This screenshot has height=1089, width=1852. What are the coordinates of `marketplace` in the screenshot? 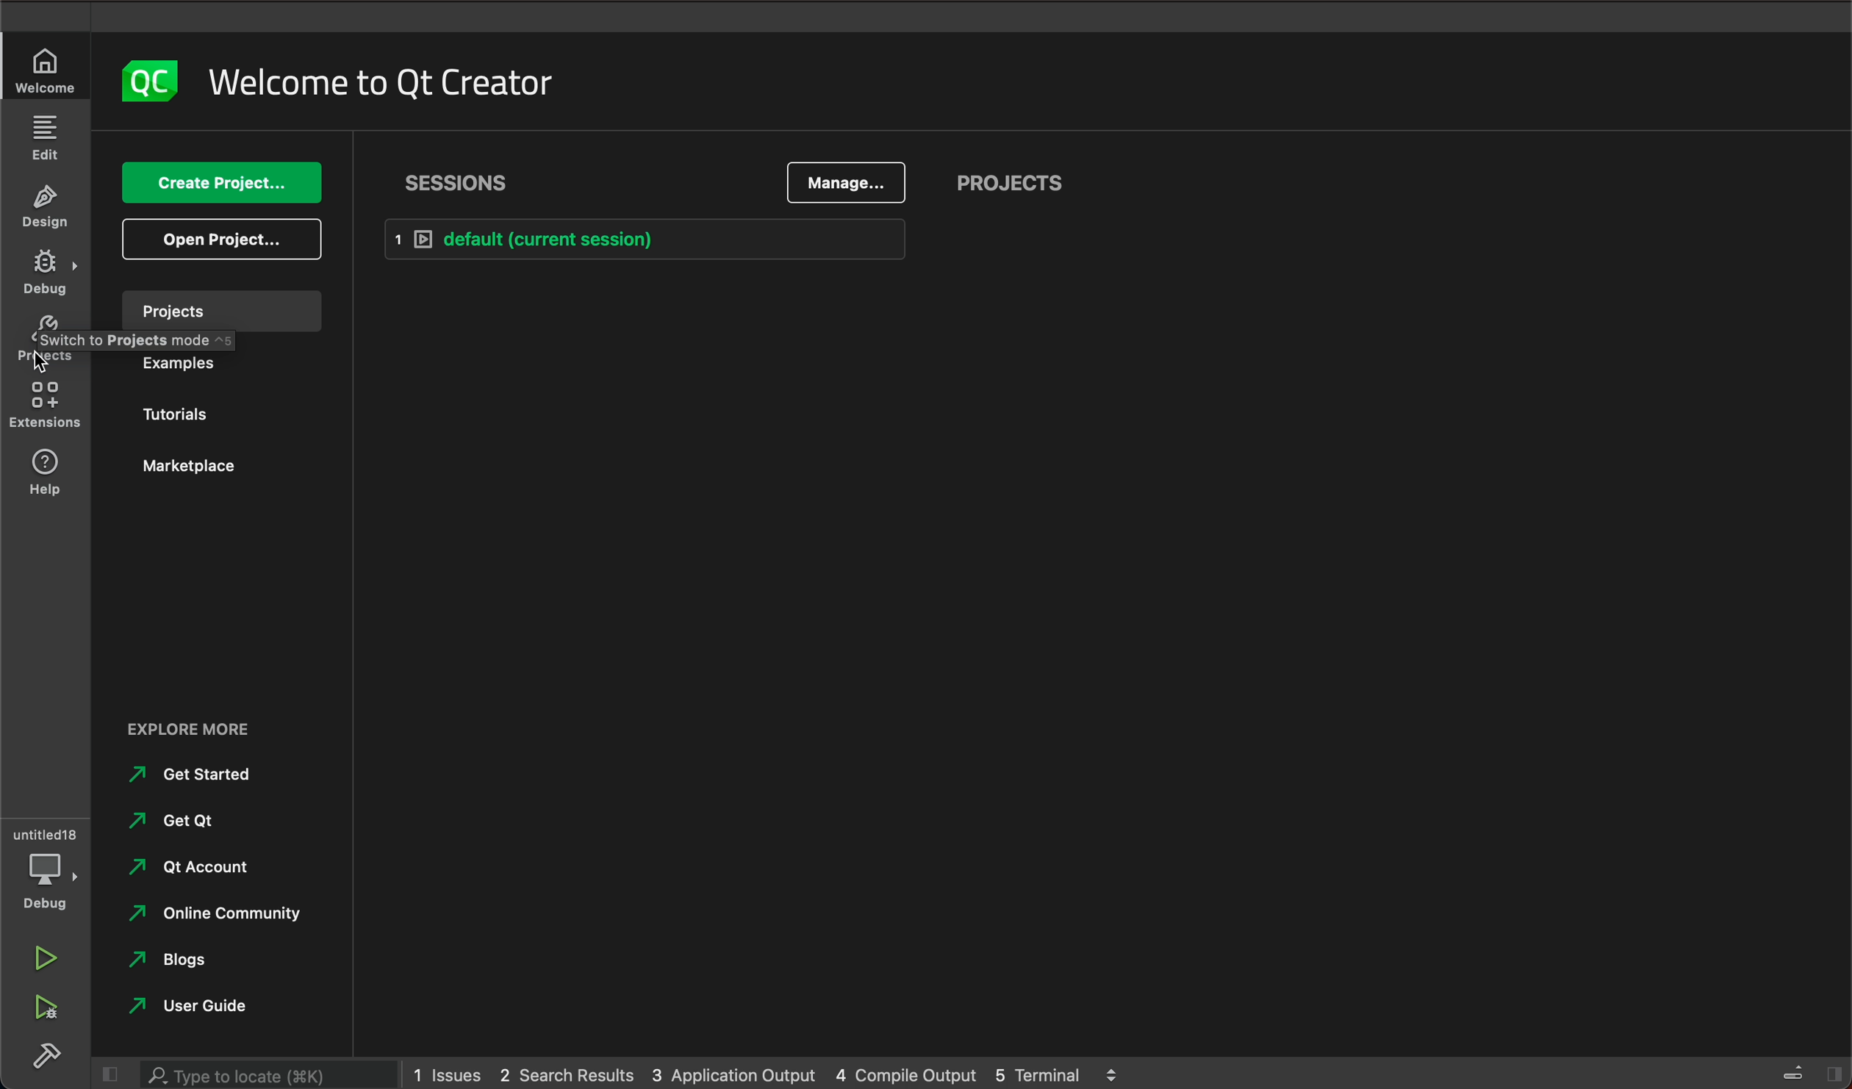 It's located at (189, 467).